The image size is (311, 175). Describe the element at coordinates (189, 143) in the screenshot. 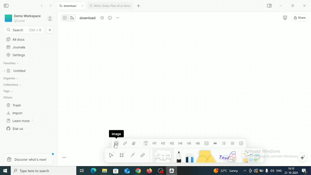

I see `Heading 5` at that location.